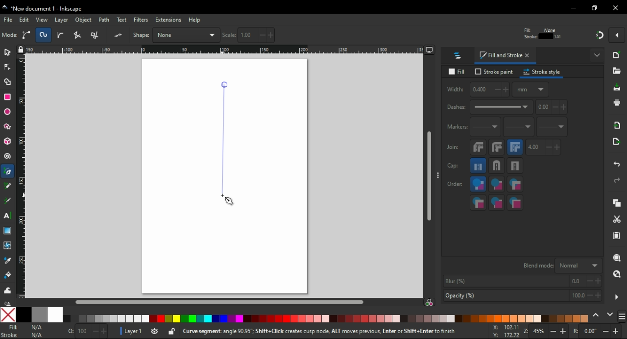  I want to click on dashes, so click(489, 107).